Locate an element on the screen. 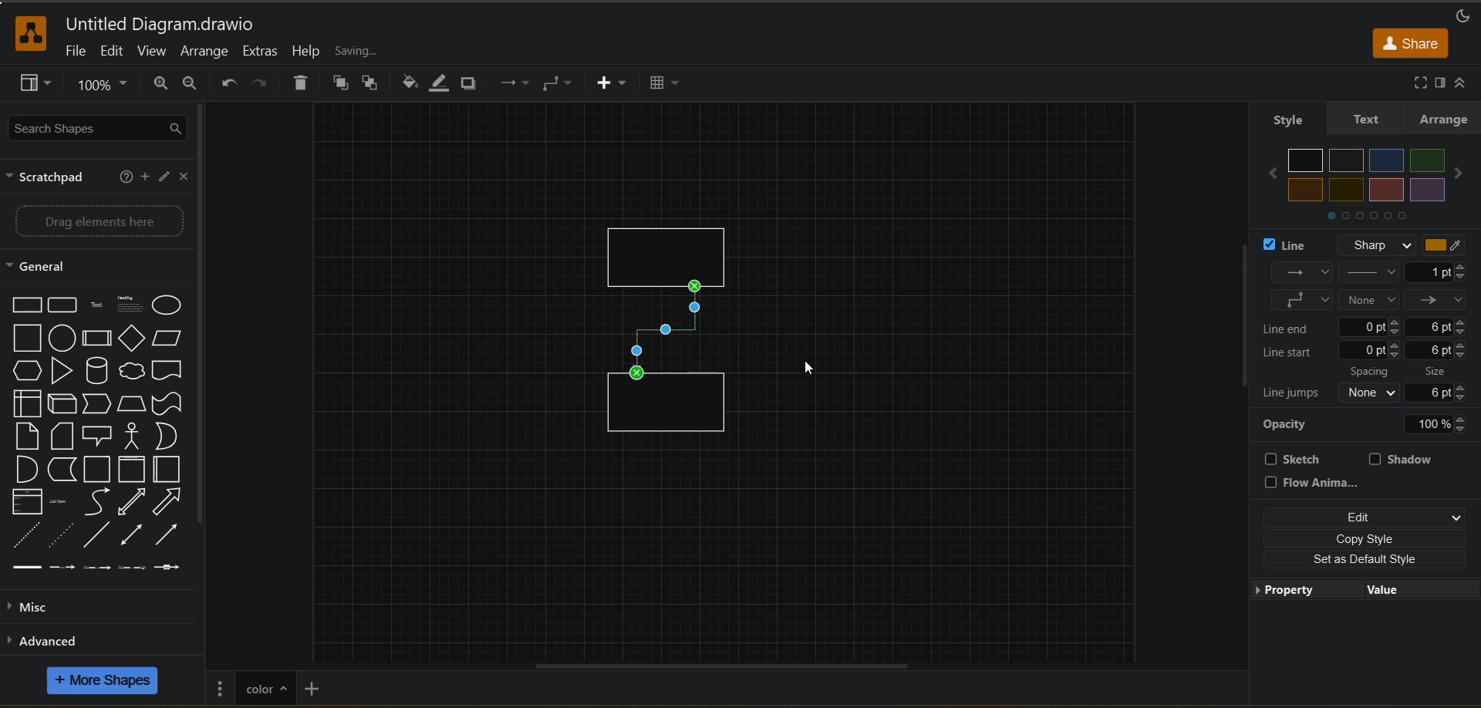 Image resolution: width=1481 pixels, height=708 pixels. Diamond is located at coordinates (133, 339).